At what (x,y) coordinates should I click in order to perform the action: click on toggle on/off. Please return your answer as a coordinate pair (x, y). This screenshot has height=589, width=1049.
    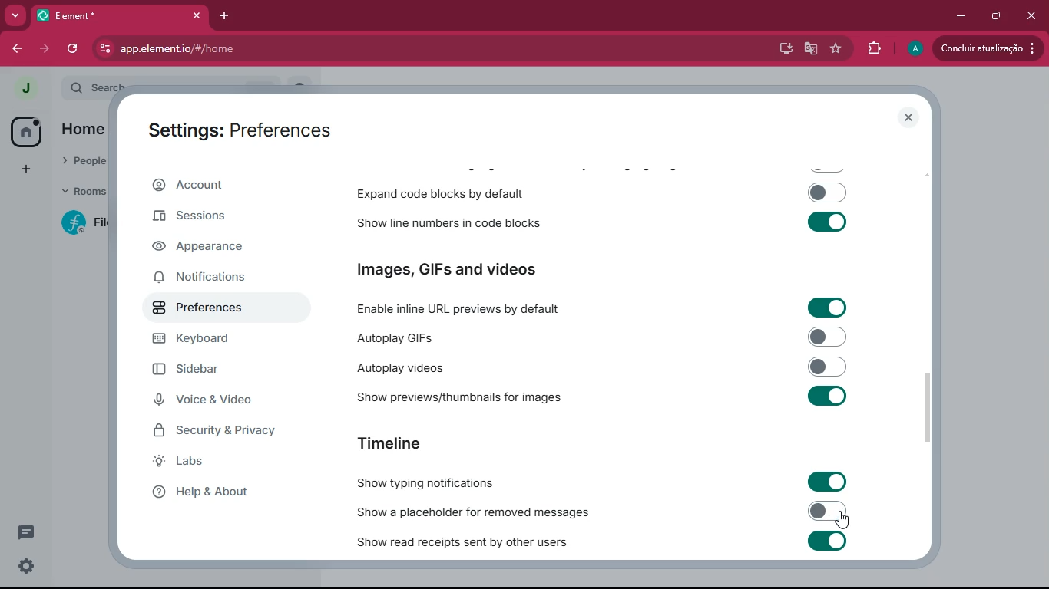
    Looking at the image, I should click on (829, 336).